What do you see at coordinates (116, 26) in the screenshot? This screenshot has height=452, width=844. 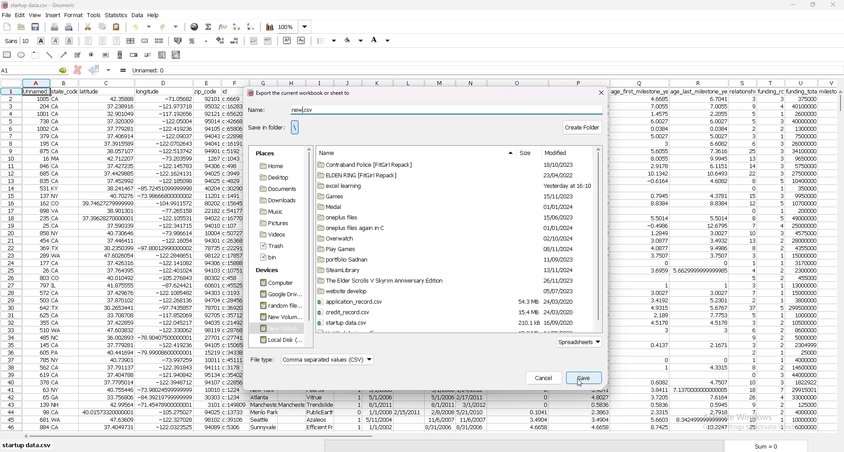 I see `paste` at bounding box center [116, 26].